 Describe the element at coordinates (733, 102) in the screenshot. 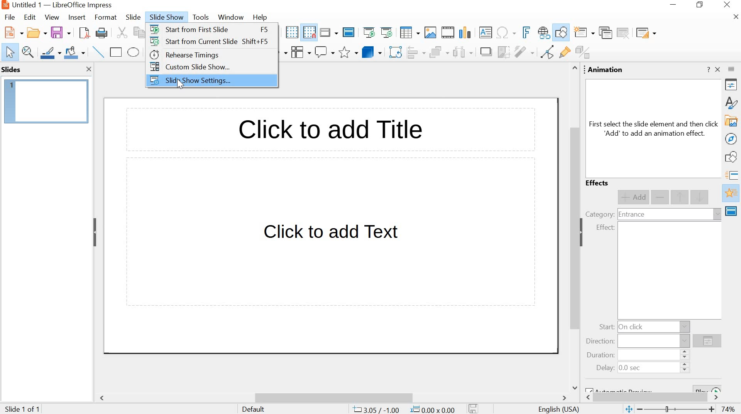

I see `styles` at that location.